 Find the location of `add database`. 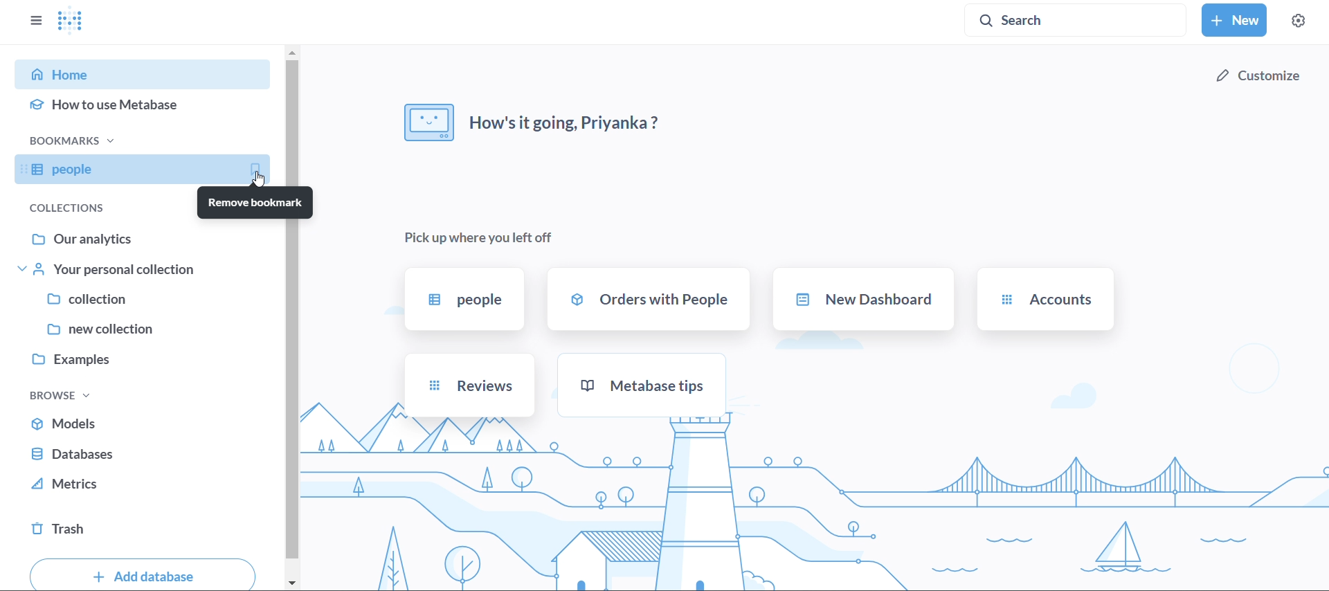

add database is located at coordinates (143, 574).